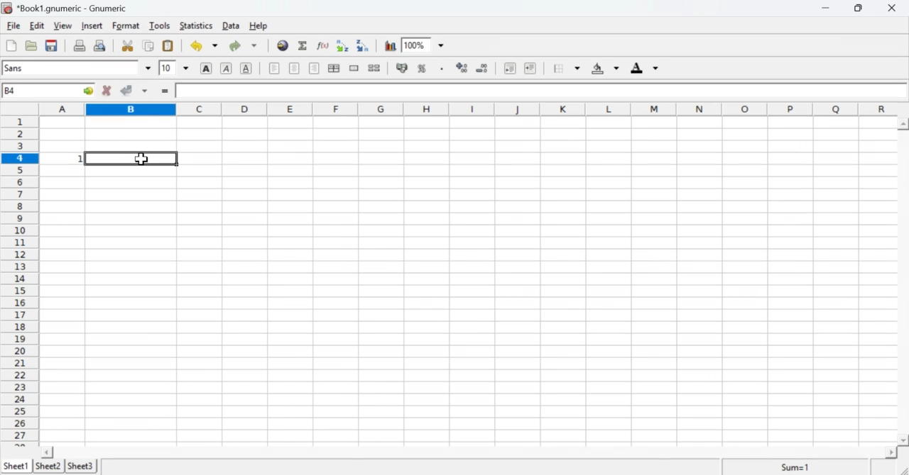 Image resolution: width=909 pixels, height=475 pixels. Describe the element at coordinates (893, 9) in the screenshot. I see `Cross` at that location.